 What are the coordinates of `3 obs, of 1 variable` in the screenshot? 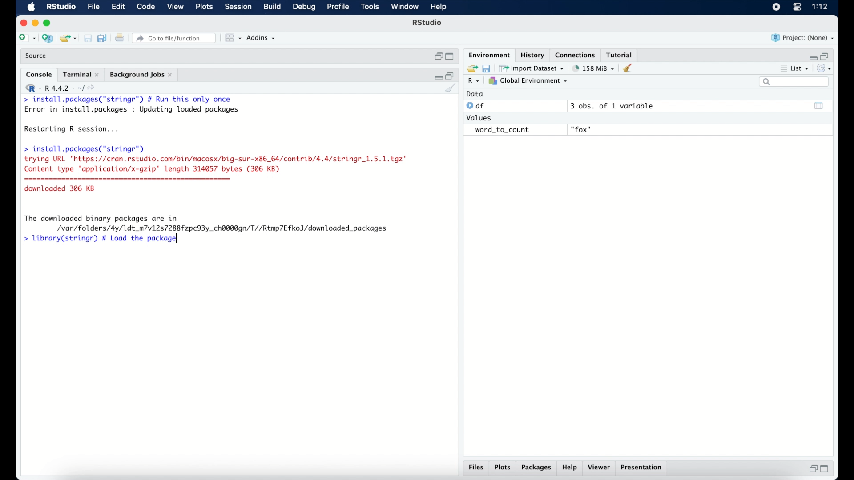 It's located at (616, 106).